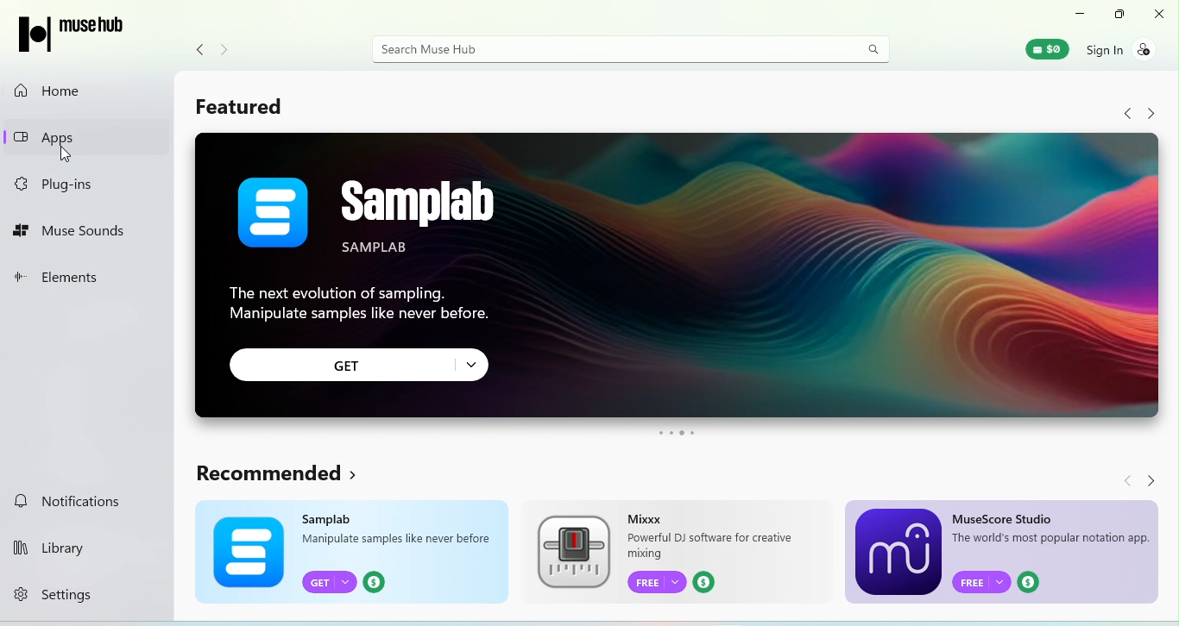  I want to click on Mixx, so click(647, 517).